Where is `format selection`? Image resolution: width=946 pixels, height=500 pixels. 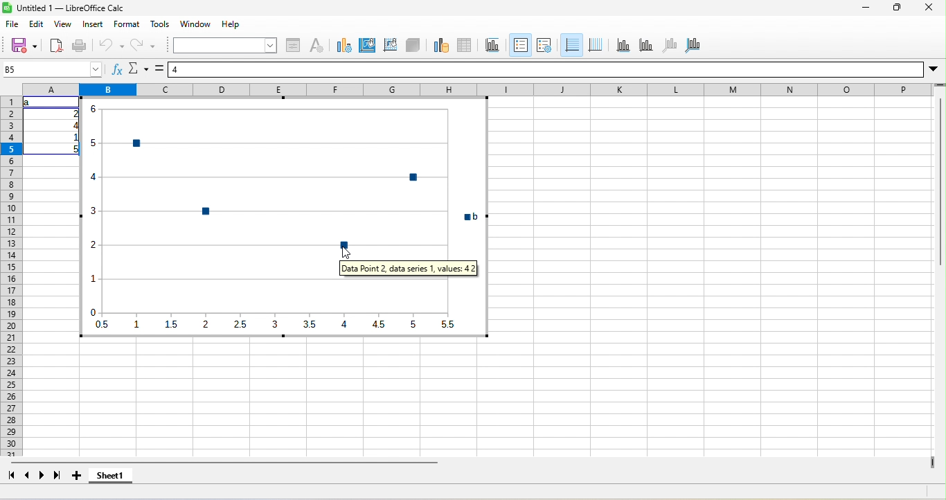 format selection is located at coordinates (293, 46).